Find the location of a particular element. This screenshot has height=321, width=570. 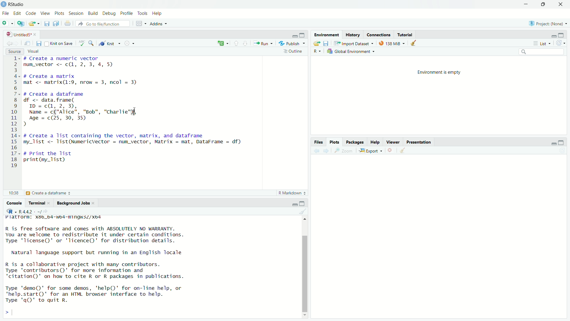

Go to file/function is located at coordinates (99, 23).